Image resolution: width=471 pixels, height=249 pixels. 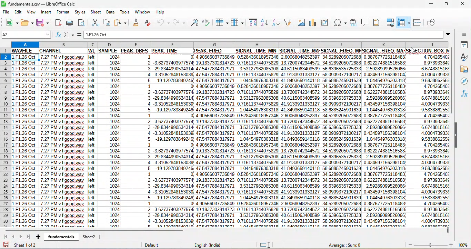 What do you see at coordinates (464, 69) in the screenshot?
I see `gallary` at bounding box center [464, 69].